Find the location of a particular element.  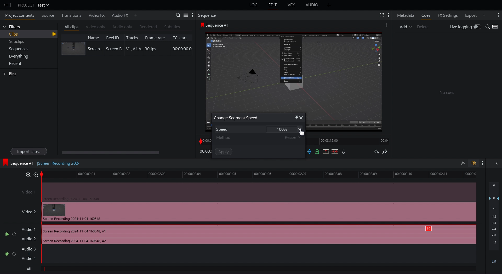

Transitions is located at coordinates (70, 15).